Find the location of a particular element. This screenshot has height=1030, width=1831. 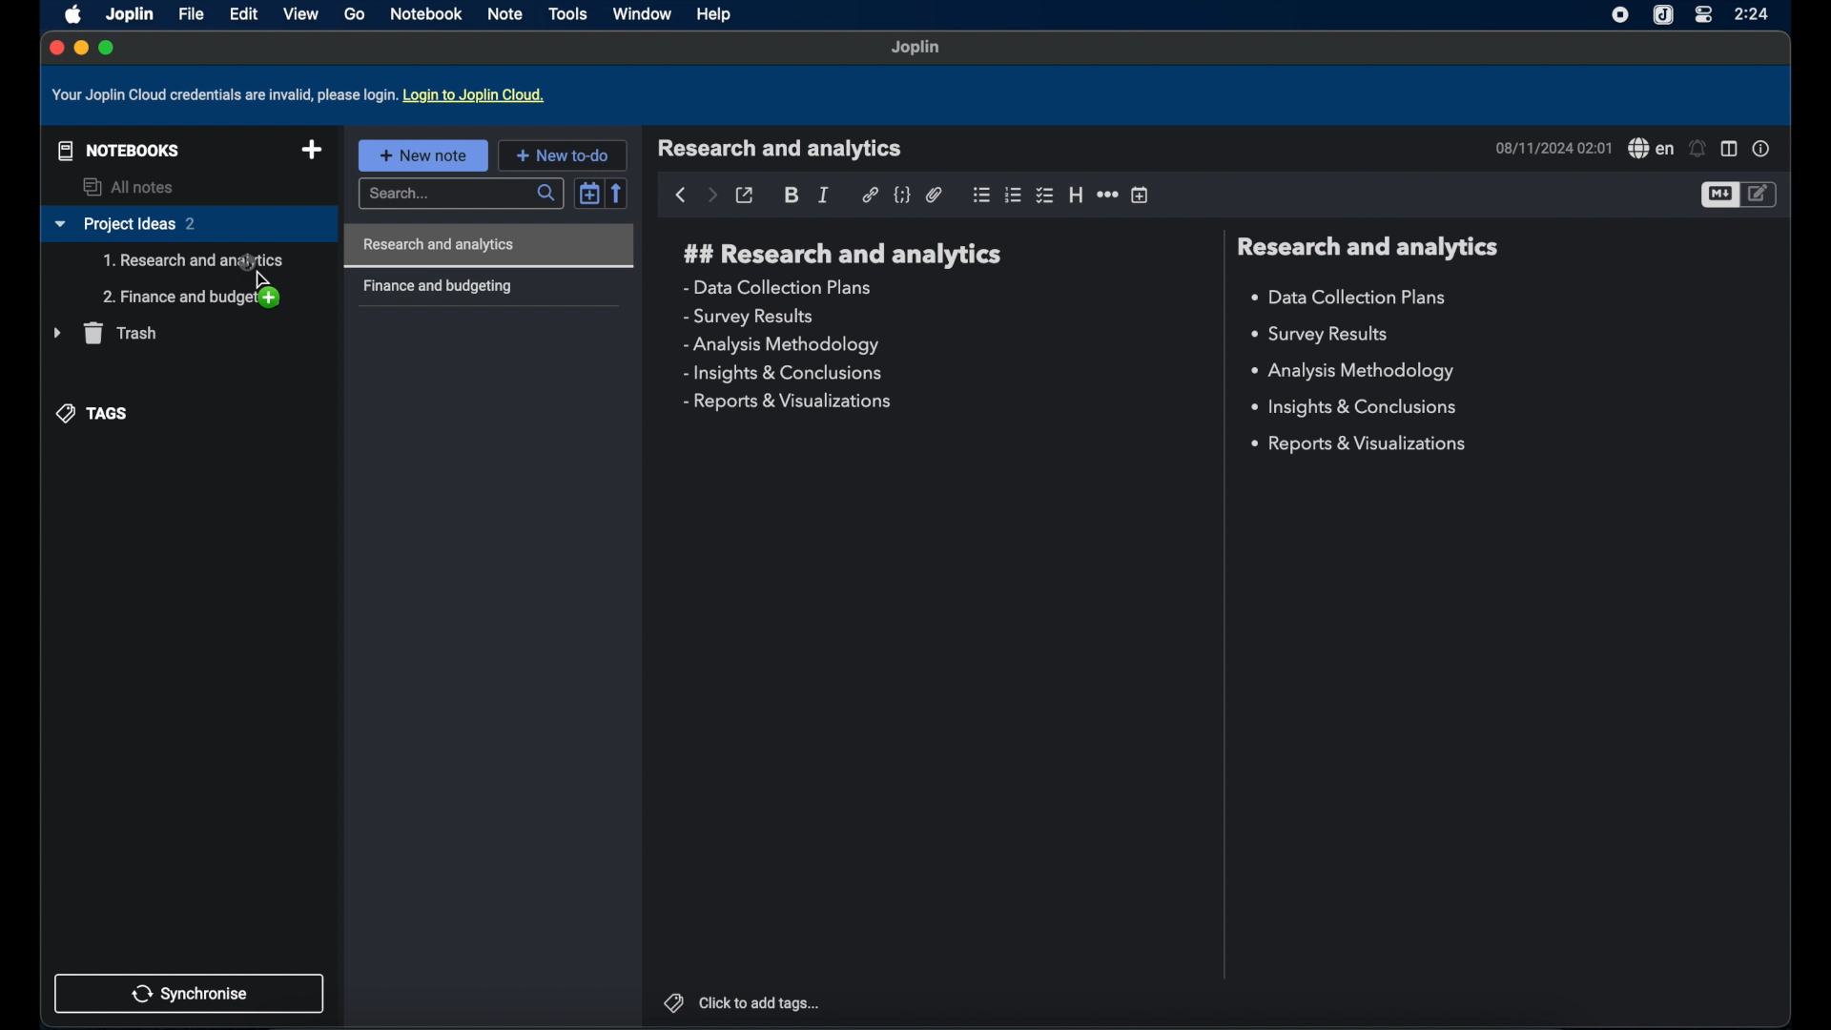

your joplin cloud credentials are invalid, please log in.  Login to joplin cloud is located at coordinates (302, 95).